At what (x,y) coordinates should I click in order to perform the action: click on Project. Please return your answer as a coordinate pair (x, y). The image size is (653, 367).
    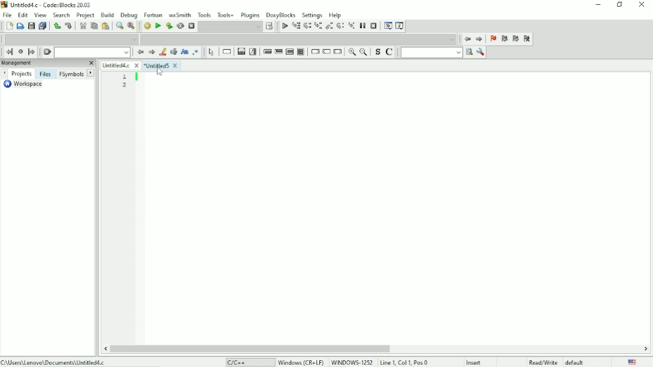
    Looking at the image, I should click on (86, 16).